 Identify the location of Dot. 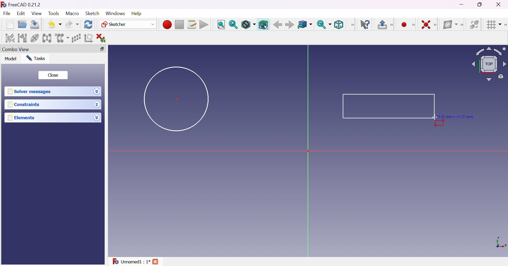
(177, 98).